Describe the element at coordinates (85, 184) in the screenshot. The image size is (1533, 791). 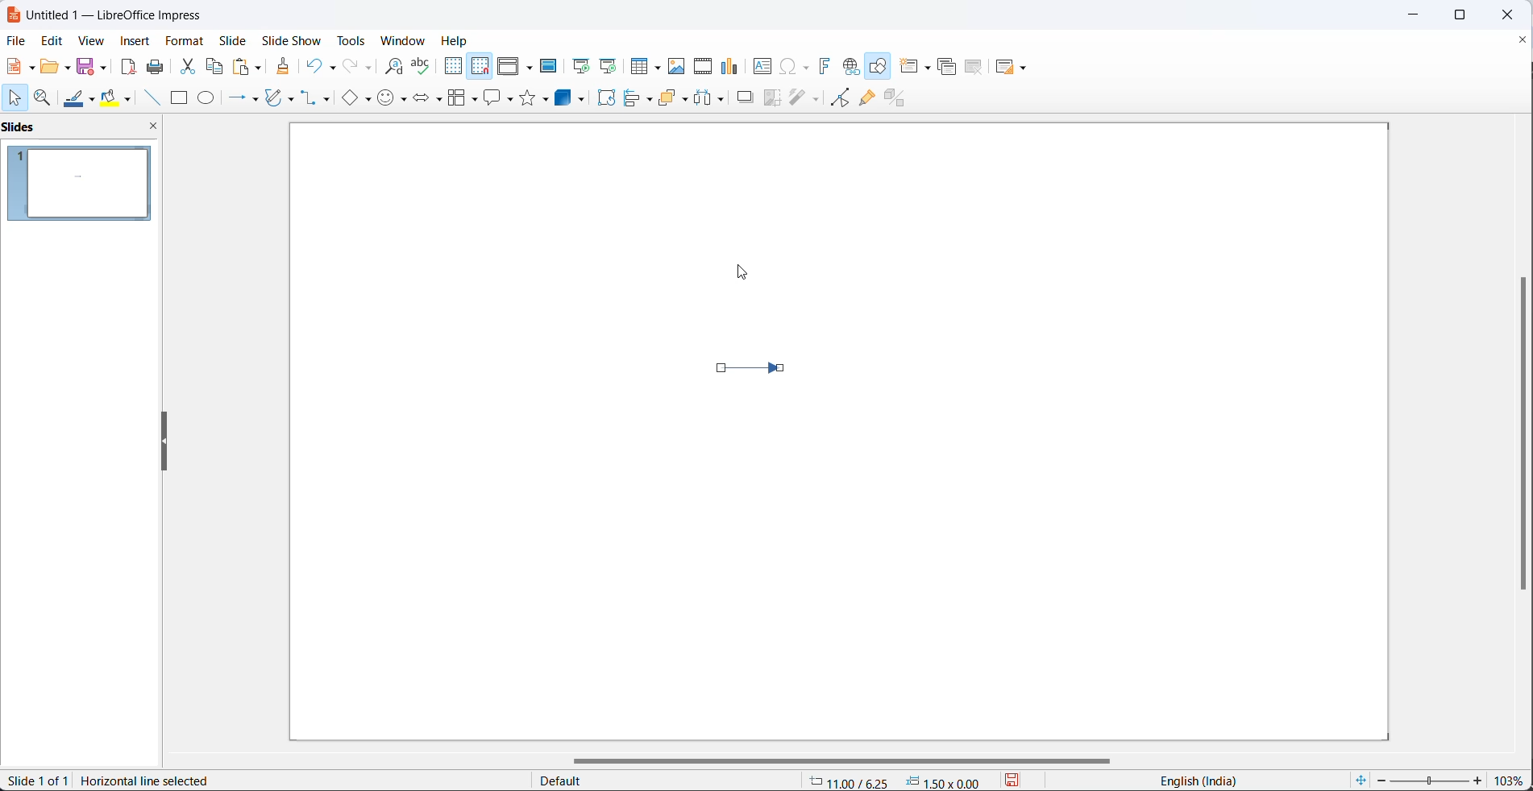
I see `slide preview` at that location.